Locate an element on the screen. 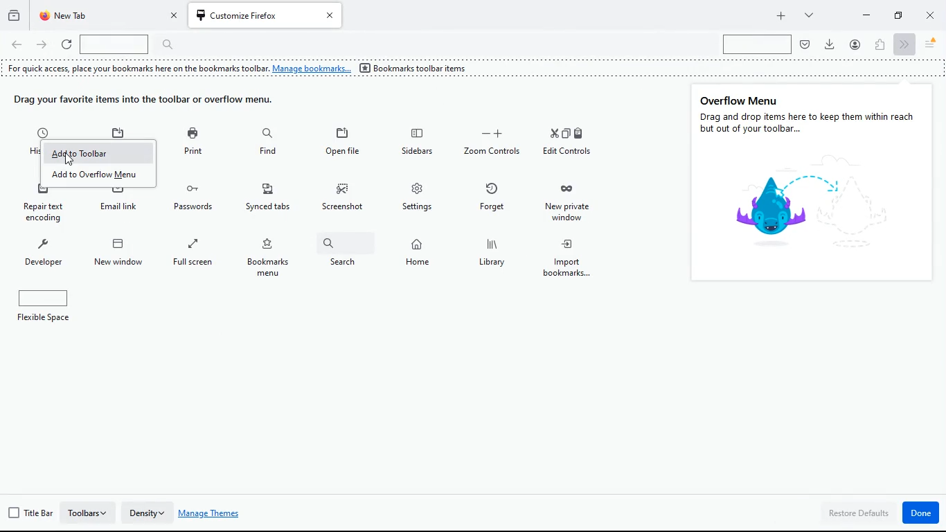 The height and width of the screenshot is (532, 946). search is located at coordinates (343, 256).